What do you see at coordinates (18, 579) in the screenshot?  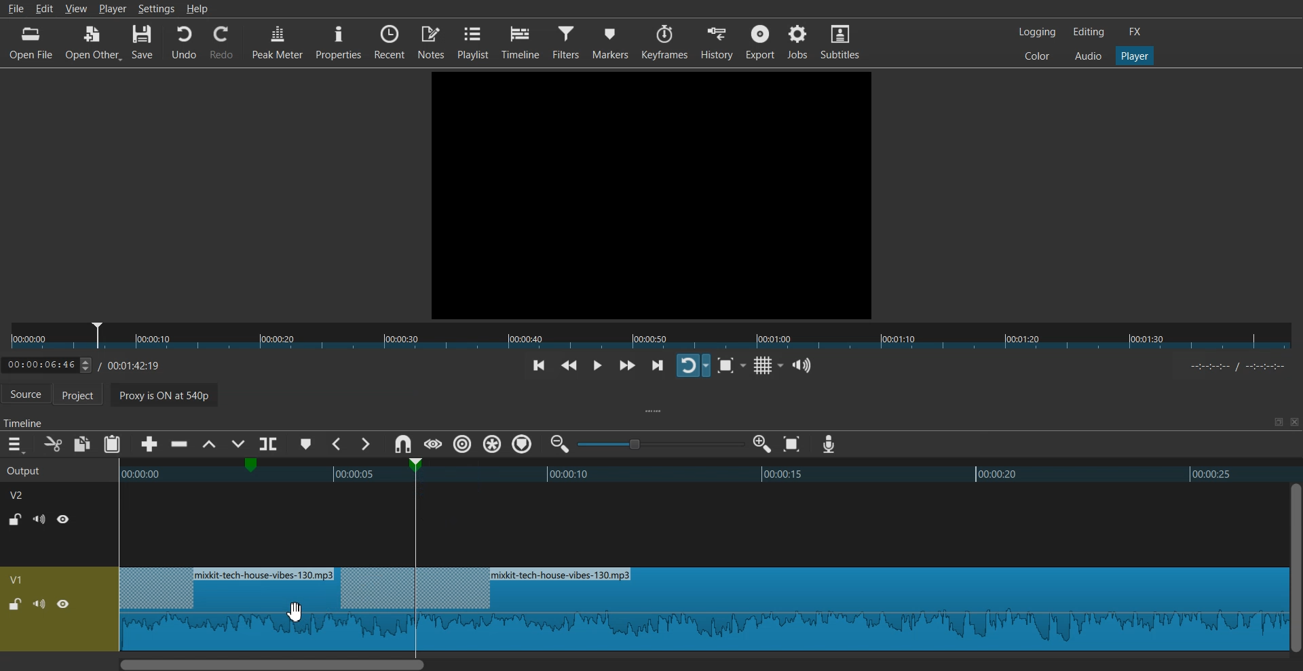 I see `V1` at bounding box center [18, 579].